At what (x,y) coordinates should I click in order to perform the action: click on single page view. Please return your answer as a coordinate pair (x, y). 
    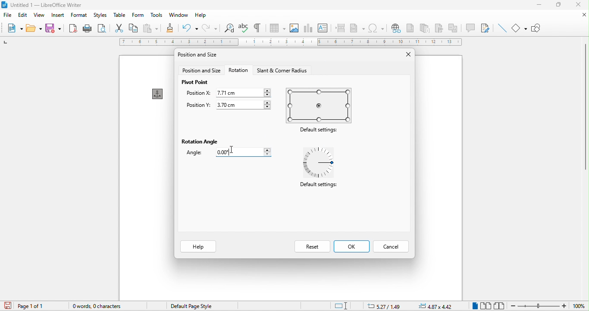
    Looking at the image, I should click on (475, 307).